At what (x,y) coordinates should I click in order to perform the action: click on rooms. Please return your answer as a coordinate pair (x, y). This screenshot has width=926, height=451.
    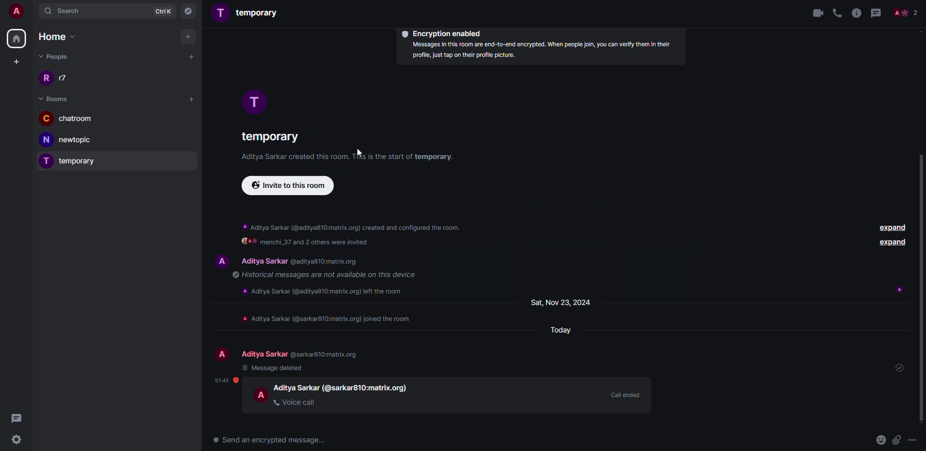
    Looking at the image, I should click on (55, 99).